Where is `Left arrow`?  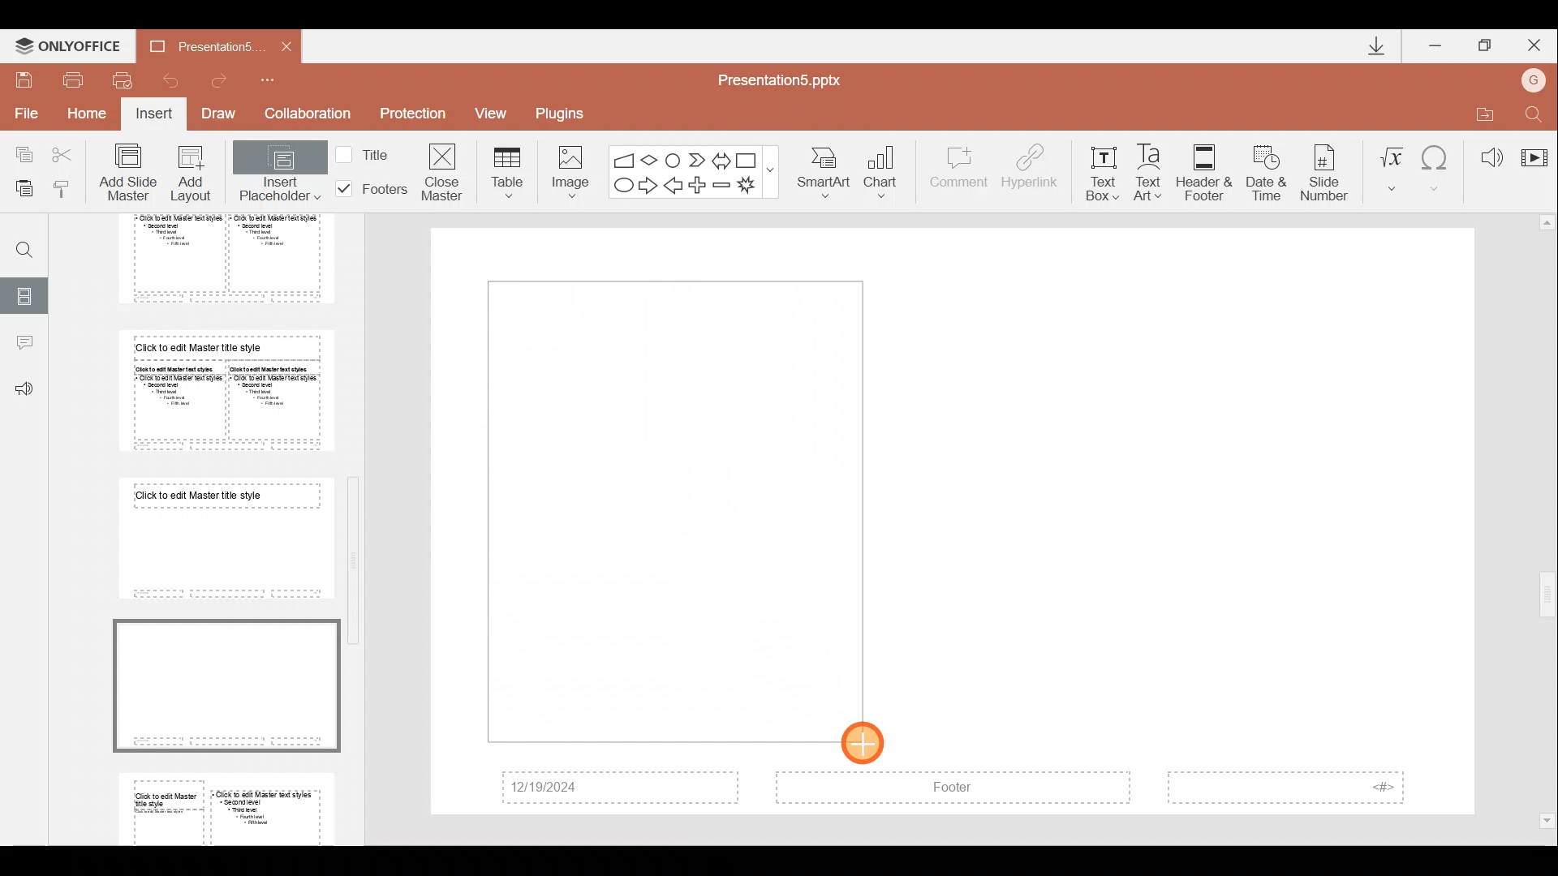
Left arrow is located at coordinates (674, 187).